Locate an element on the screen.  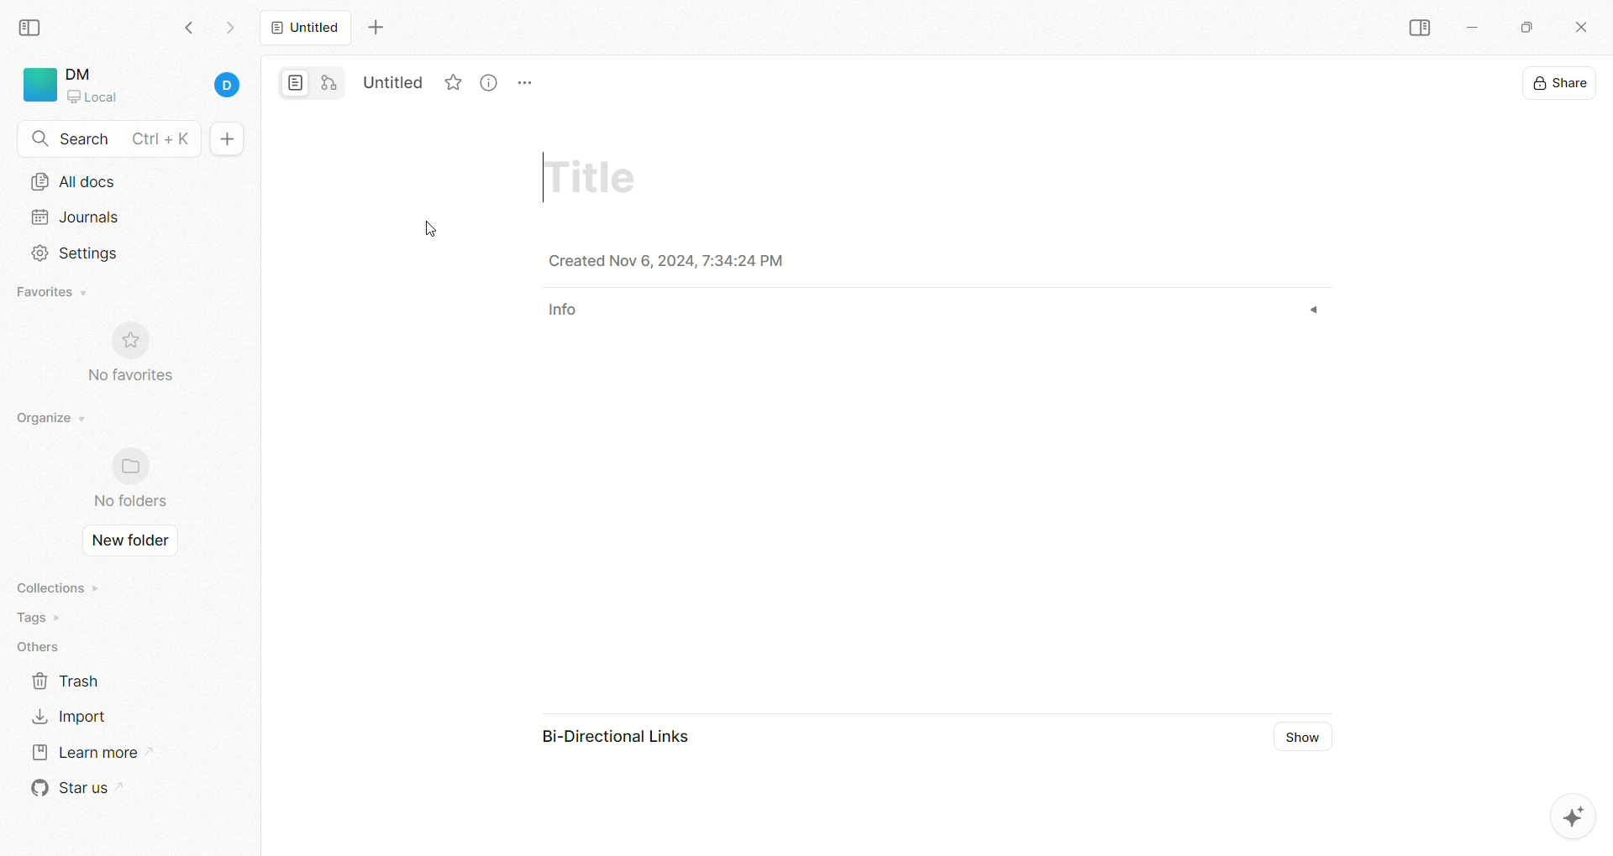
COLLAPSE SIDEBAR is located at coordinates (1421, 29).